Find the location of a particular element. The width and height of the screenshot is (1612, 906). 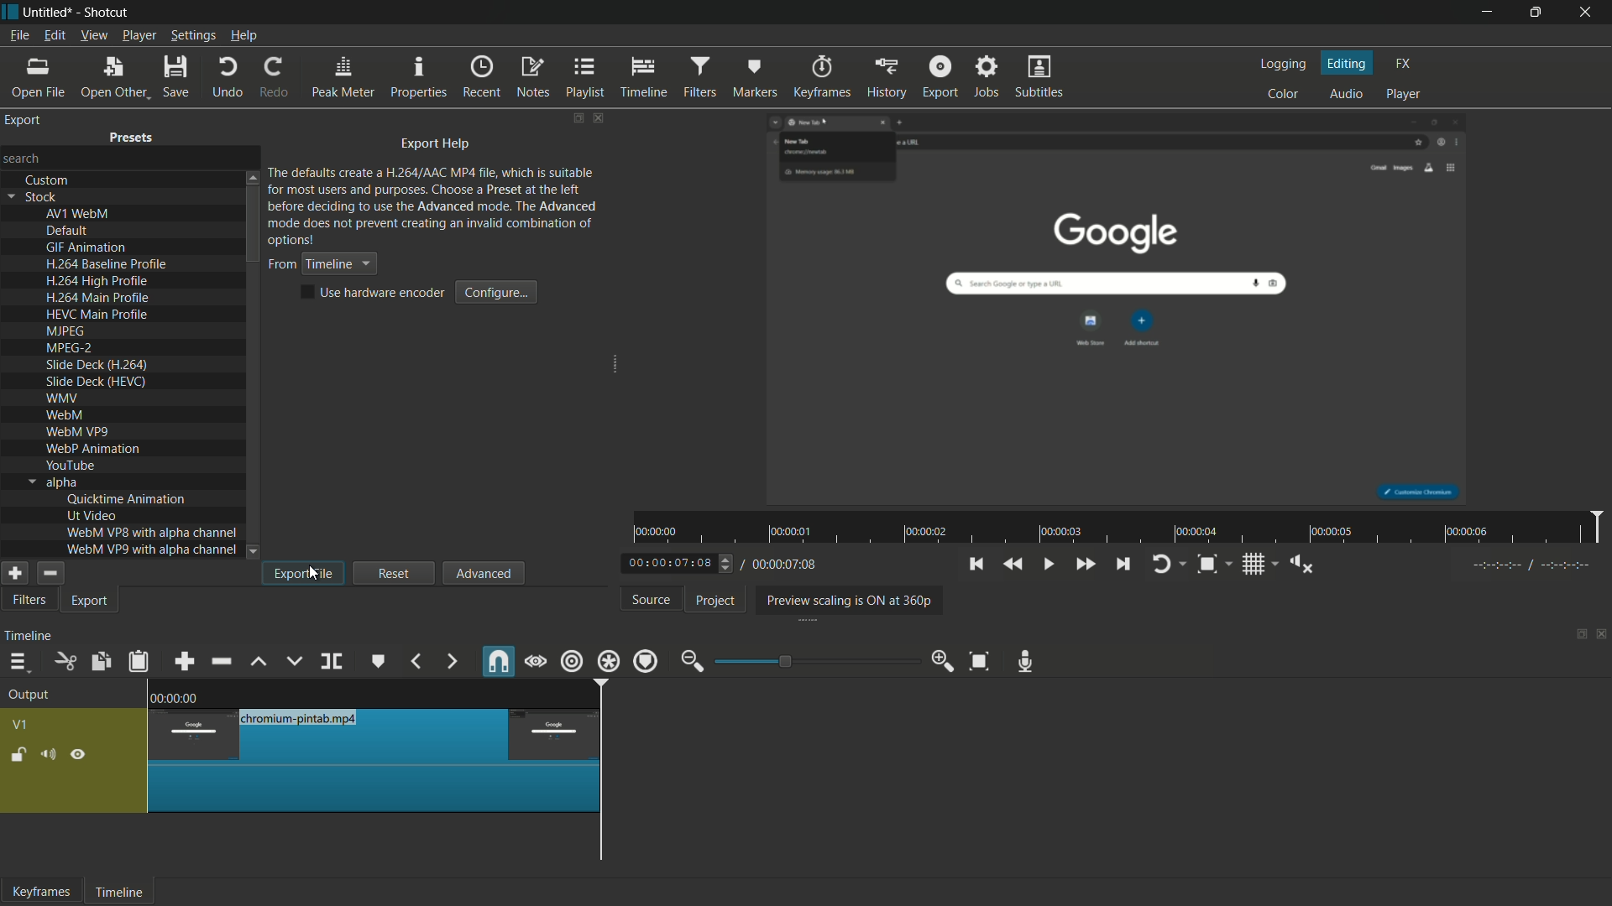

properties is located at coordinates (417, 77).